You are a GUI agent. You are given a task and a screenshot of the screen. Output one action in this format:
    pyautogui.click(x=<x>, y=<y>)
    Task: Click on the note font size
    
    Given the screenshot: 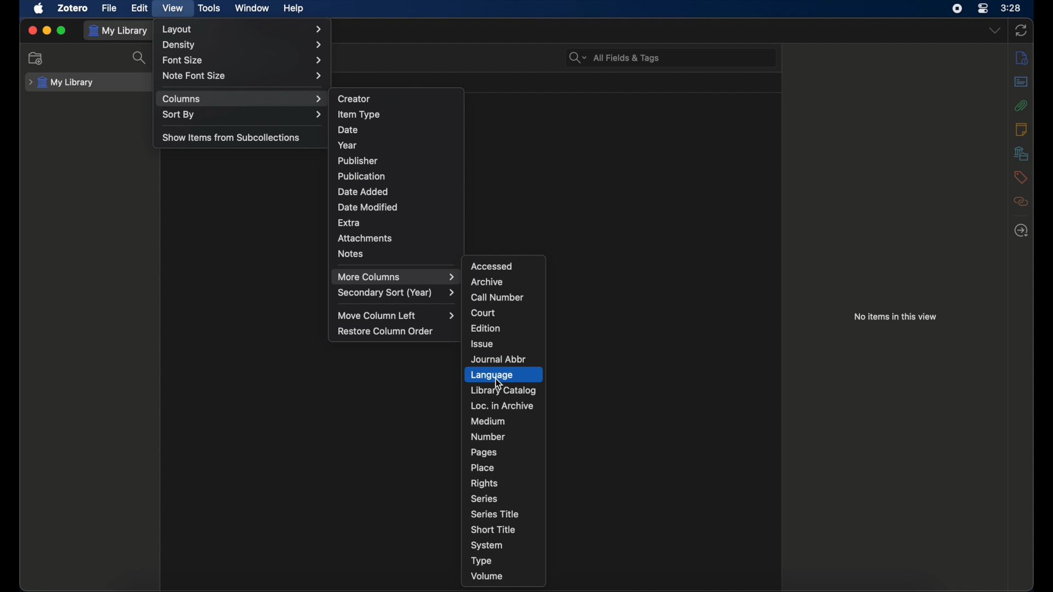 What is the action you would take?
    pyautogui.click(x=244, y=76)
    